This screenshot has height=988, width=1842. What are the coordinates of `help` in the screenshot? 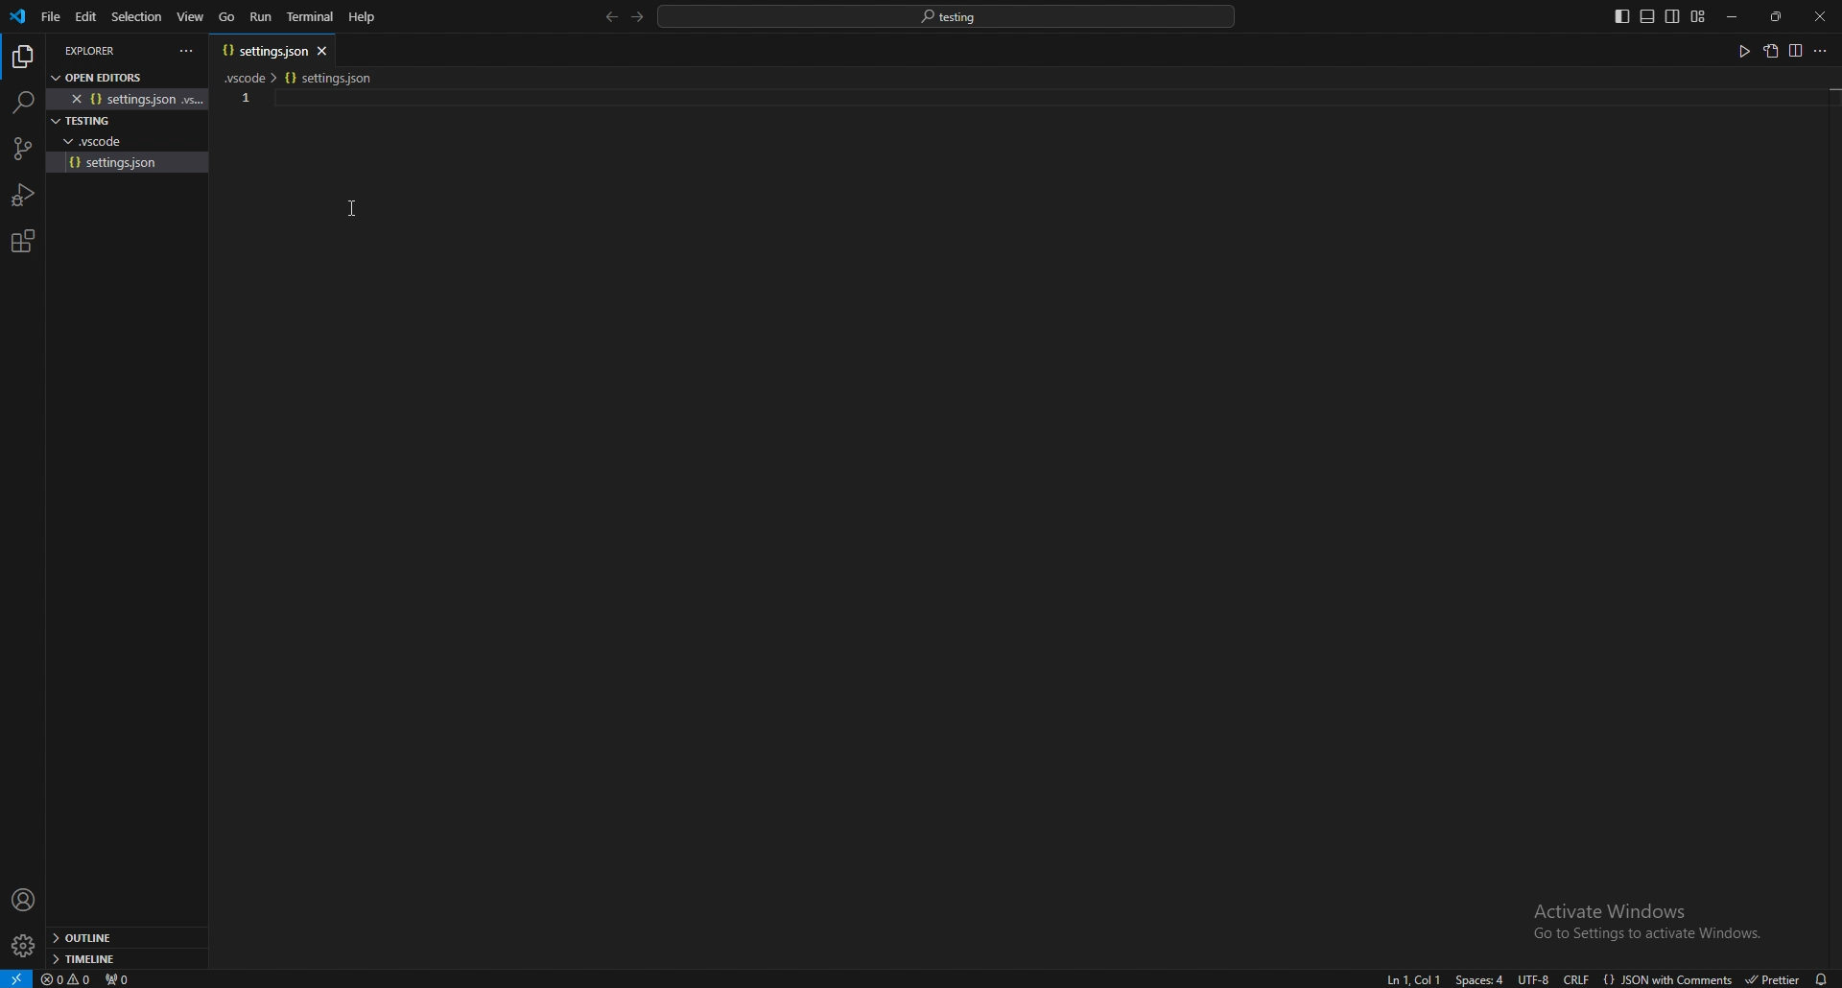 It's located at (363, 16).